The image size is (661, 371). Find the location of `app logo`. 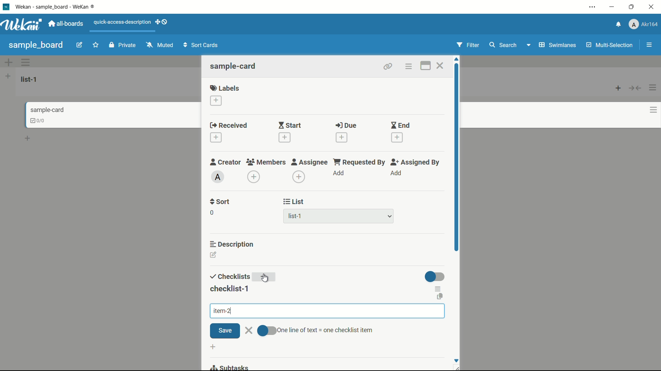

app logo is located at coordinates (21, 24).